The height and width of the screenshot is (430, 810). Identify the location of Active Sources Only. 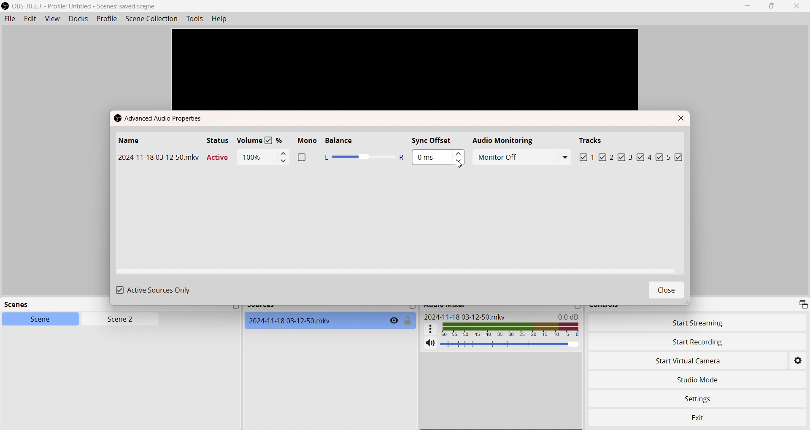
(154, 290).